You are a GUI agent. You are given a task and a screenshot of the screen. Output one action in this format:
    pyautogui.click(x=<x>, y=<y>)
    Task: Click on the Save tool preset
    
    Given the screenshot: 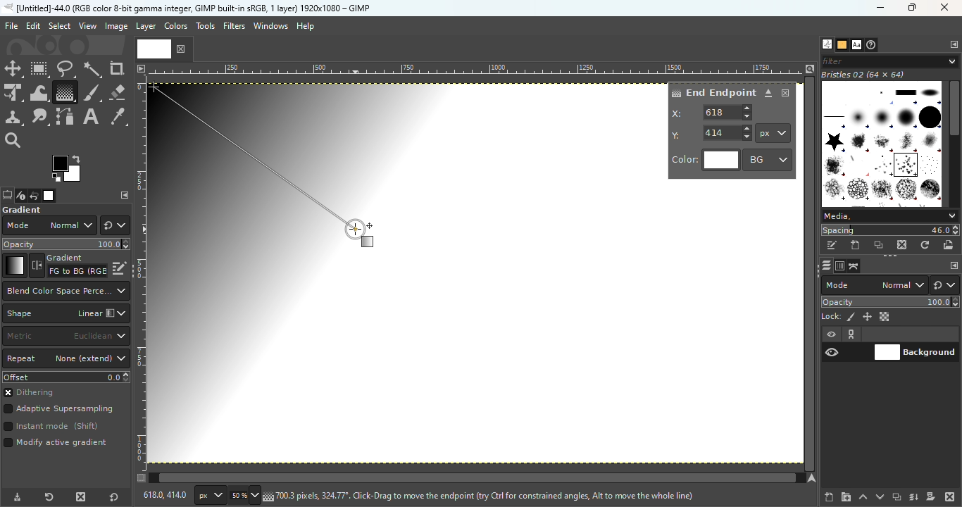 What is the action you would take?
    pyautogui.click(x=15, y=498)
    